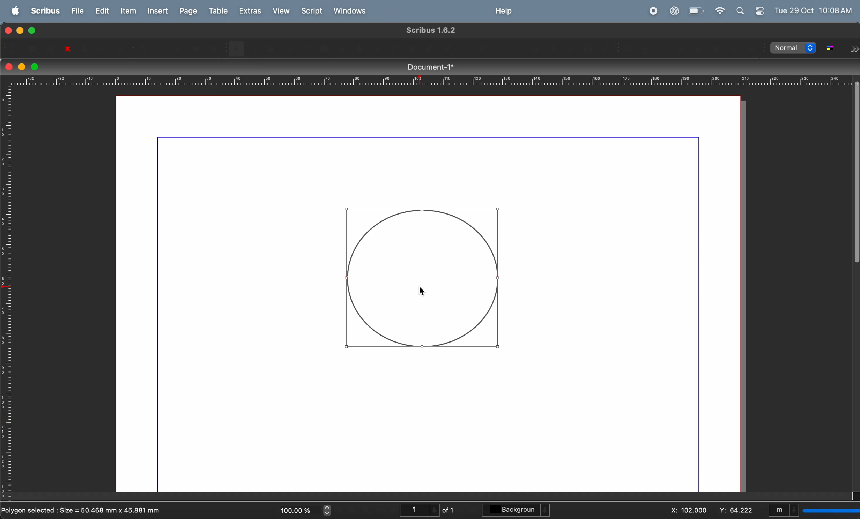 The height and width of the screenshot is (519, 860). Describe the element at coordinates (9, 67) in the screenshot. I see `closing window` at that location.